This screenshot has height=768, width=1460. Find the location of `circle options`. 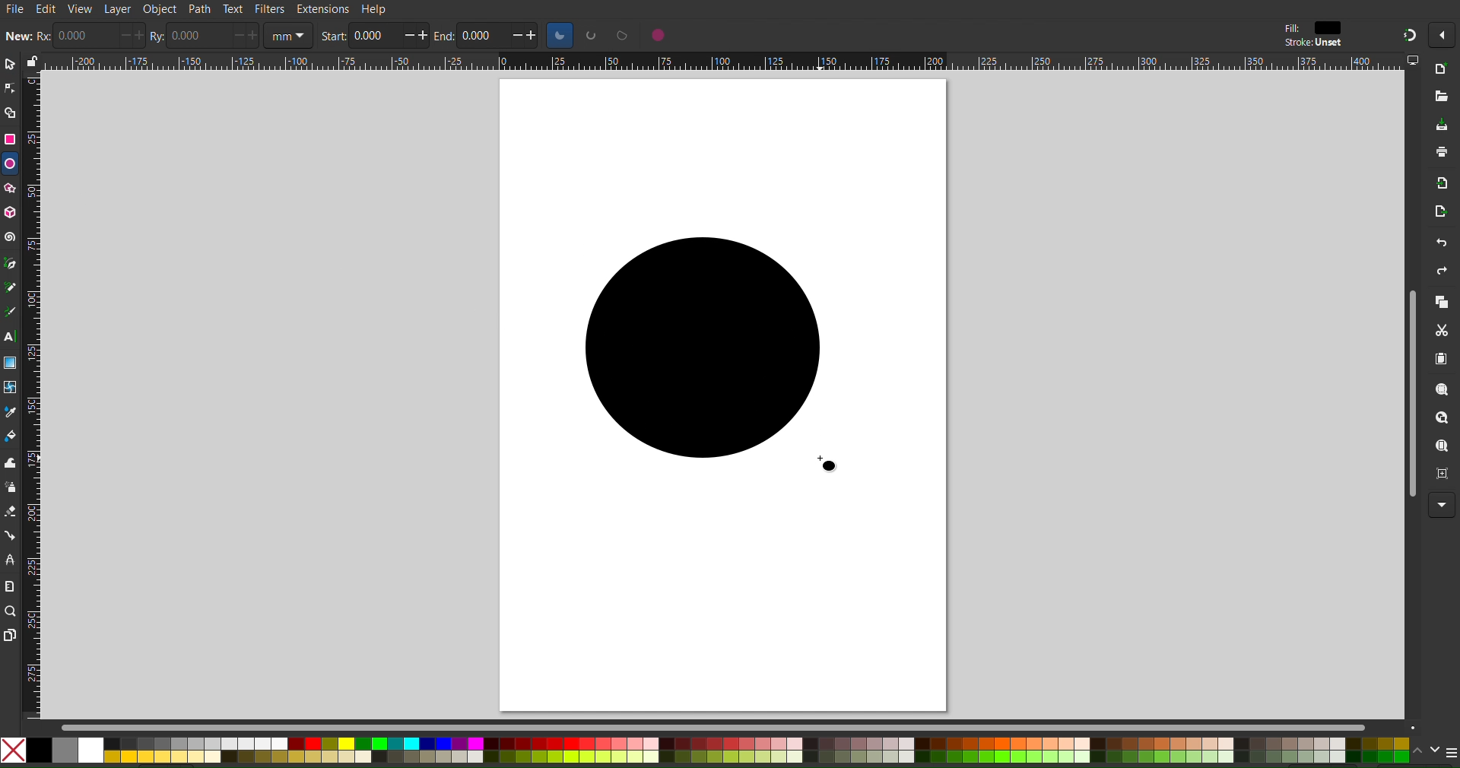

circle options is located at coordinates (658, 35).